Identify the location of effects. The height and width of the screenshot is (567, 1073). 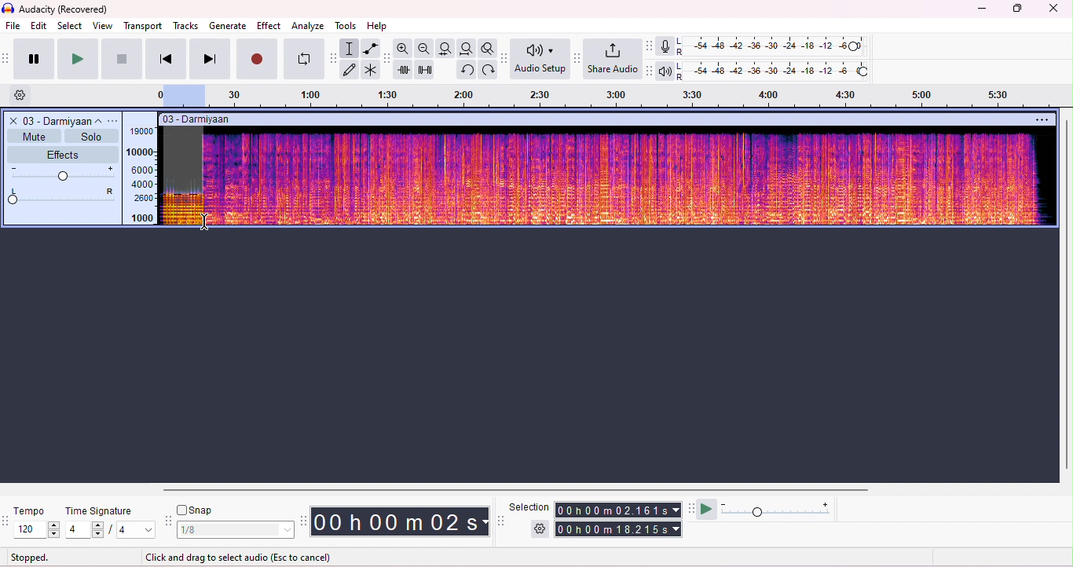
(62, 153).